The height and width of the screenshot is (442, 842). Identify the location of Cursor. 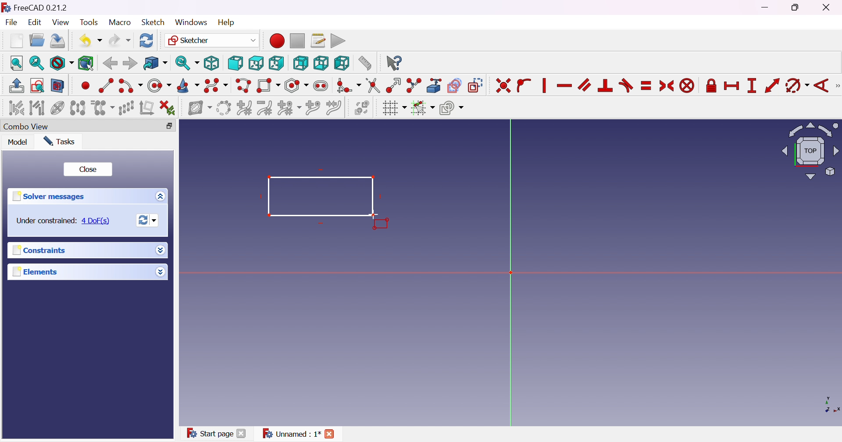
(373, 214).